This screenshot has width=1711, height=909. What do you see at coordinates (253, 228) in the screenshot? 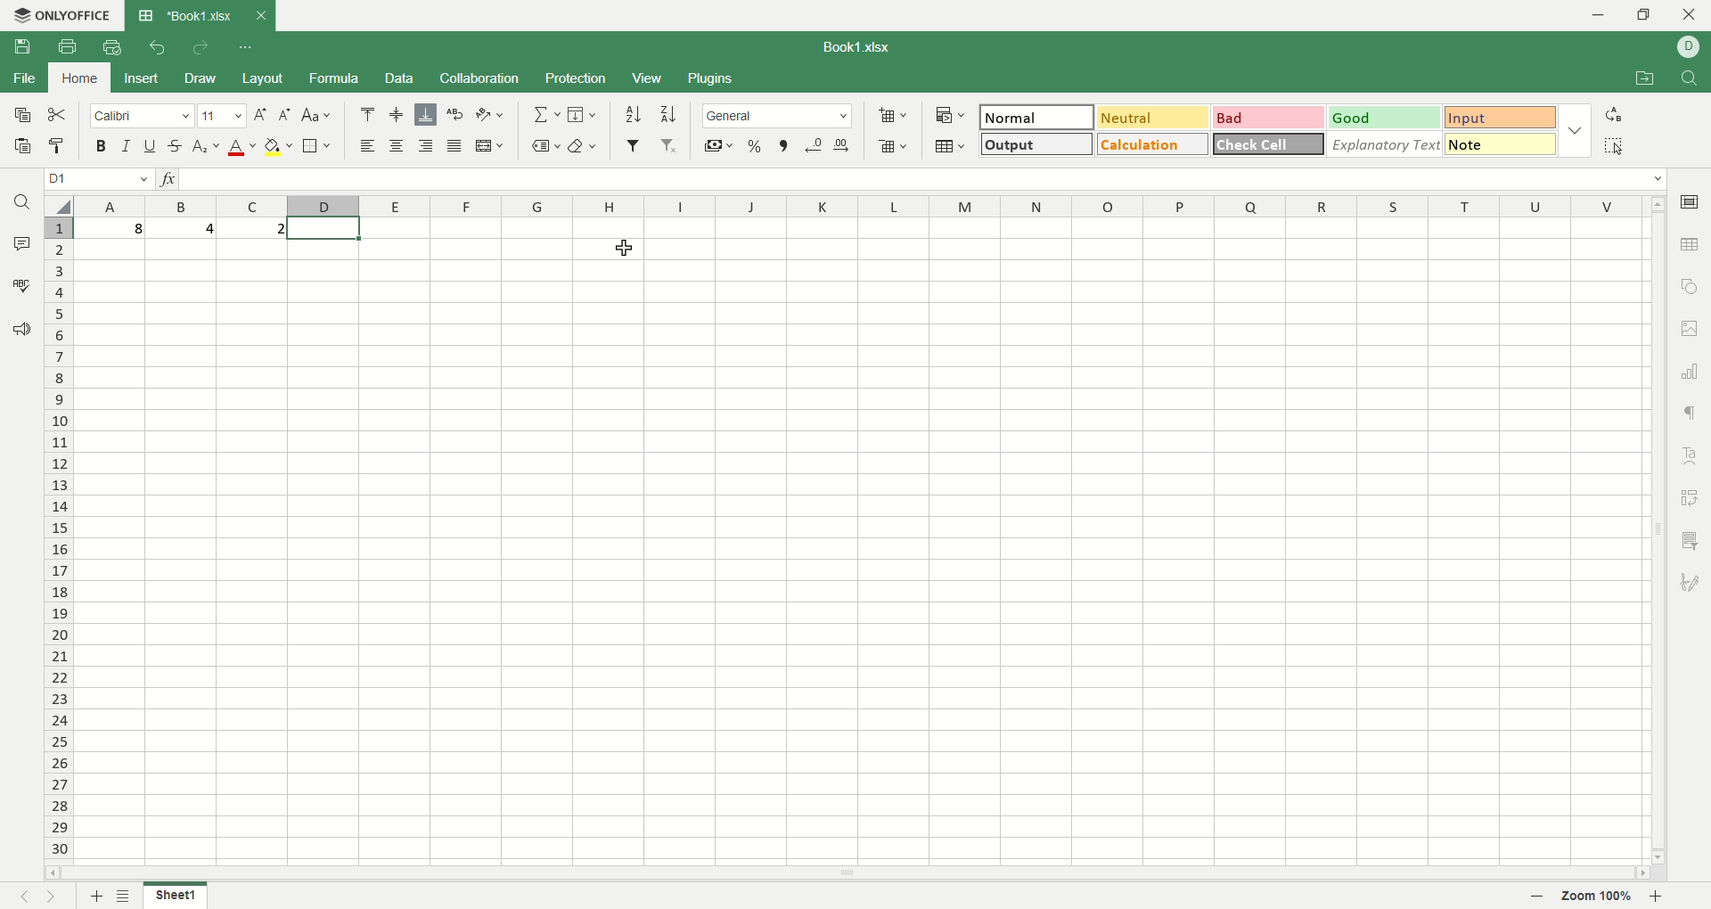
I see `2` at bounding box center [253, 228].